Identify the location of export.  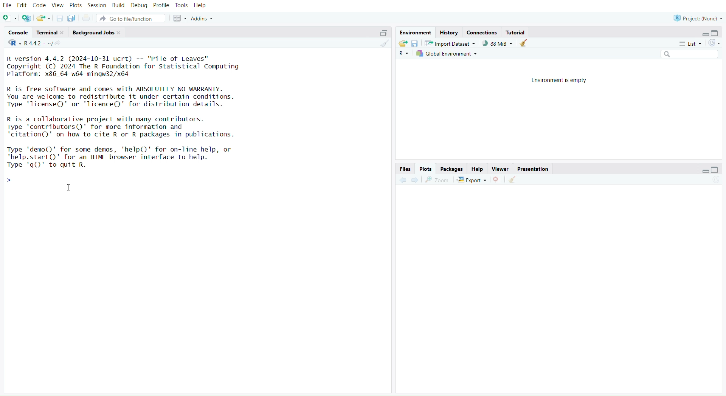
(472, 180).